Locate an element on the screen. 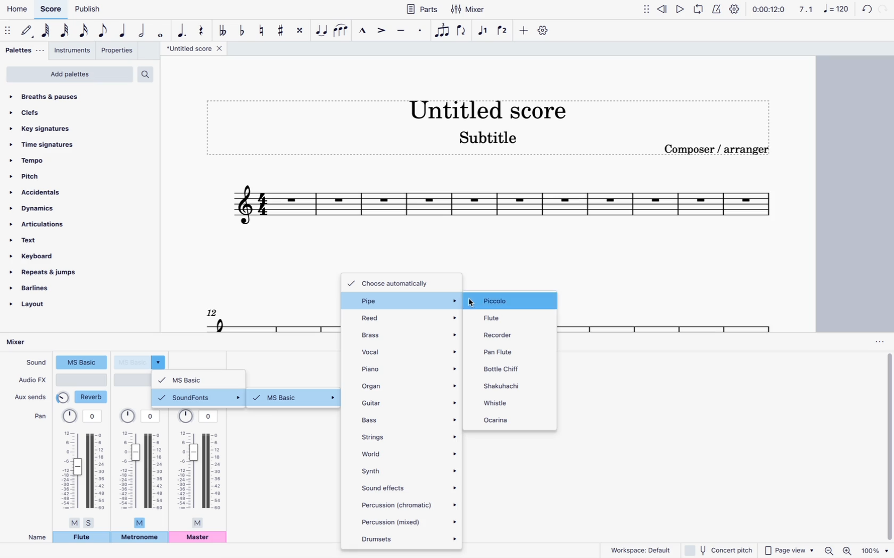  score is located at coordinates (501, 208).